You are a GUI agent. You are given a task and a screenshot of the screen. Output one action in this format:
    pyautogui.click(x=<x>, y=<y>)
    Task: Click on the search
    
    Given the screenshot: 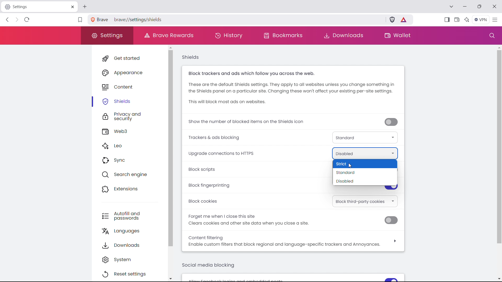 What is the action you would take?
    pyautogui.click(x=492, y=36)
    